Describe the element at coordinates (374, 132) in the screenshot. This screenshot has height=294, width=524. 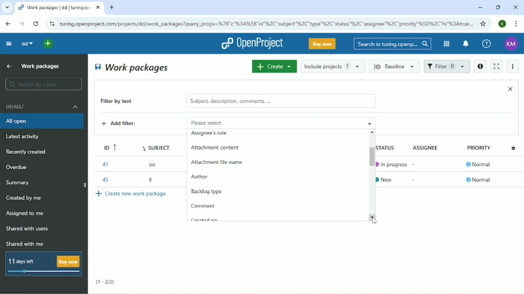
I see `scroll up` at that location.